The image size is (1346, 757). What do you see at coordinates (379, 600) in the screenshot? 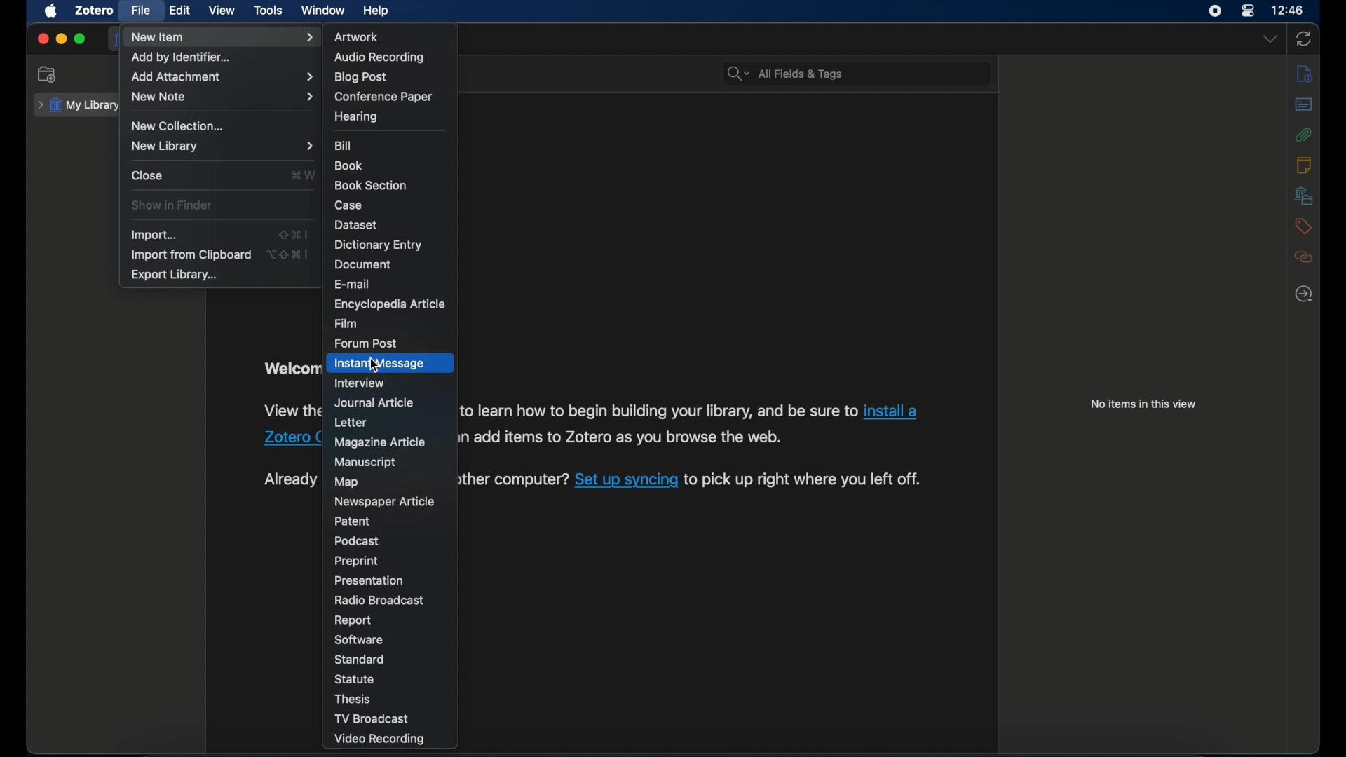
I see `radio broadcast` at bounding box center [379, 600].